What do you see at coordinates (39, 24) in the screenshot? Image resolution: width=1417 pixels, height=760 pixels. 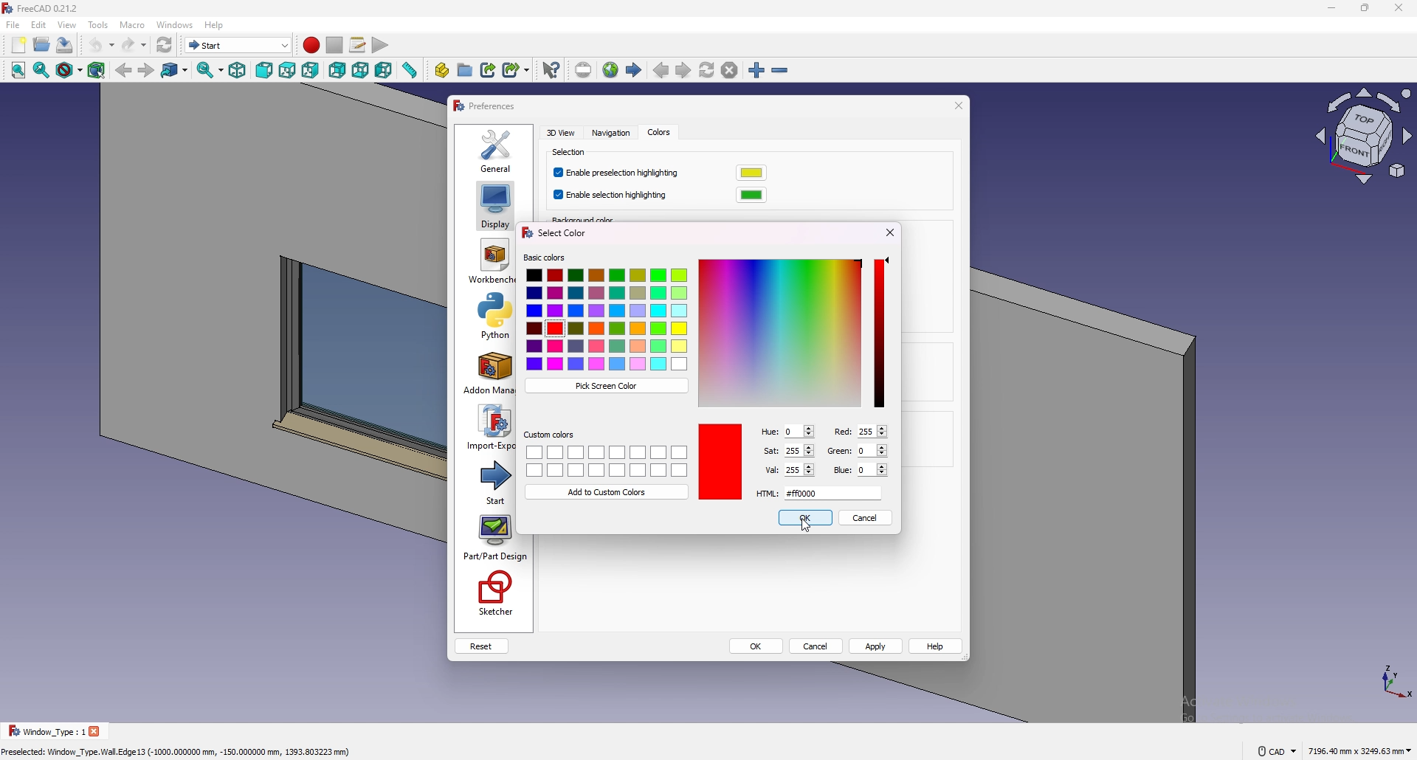 I see `edit` at bounding box center [39, 24].